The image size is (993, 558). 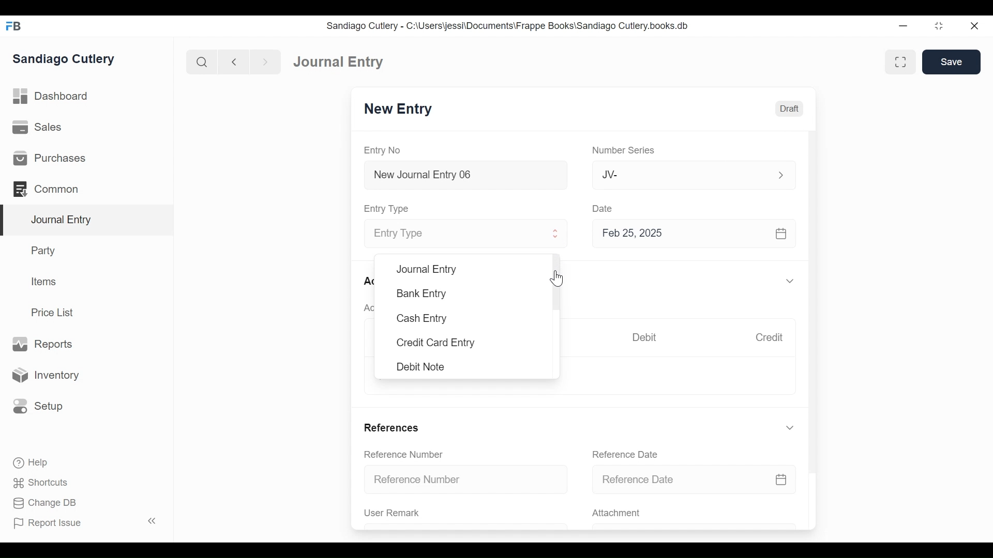 I want to click on Toggle between form and full width, so click(x=900, y=62).